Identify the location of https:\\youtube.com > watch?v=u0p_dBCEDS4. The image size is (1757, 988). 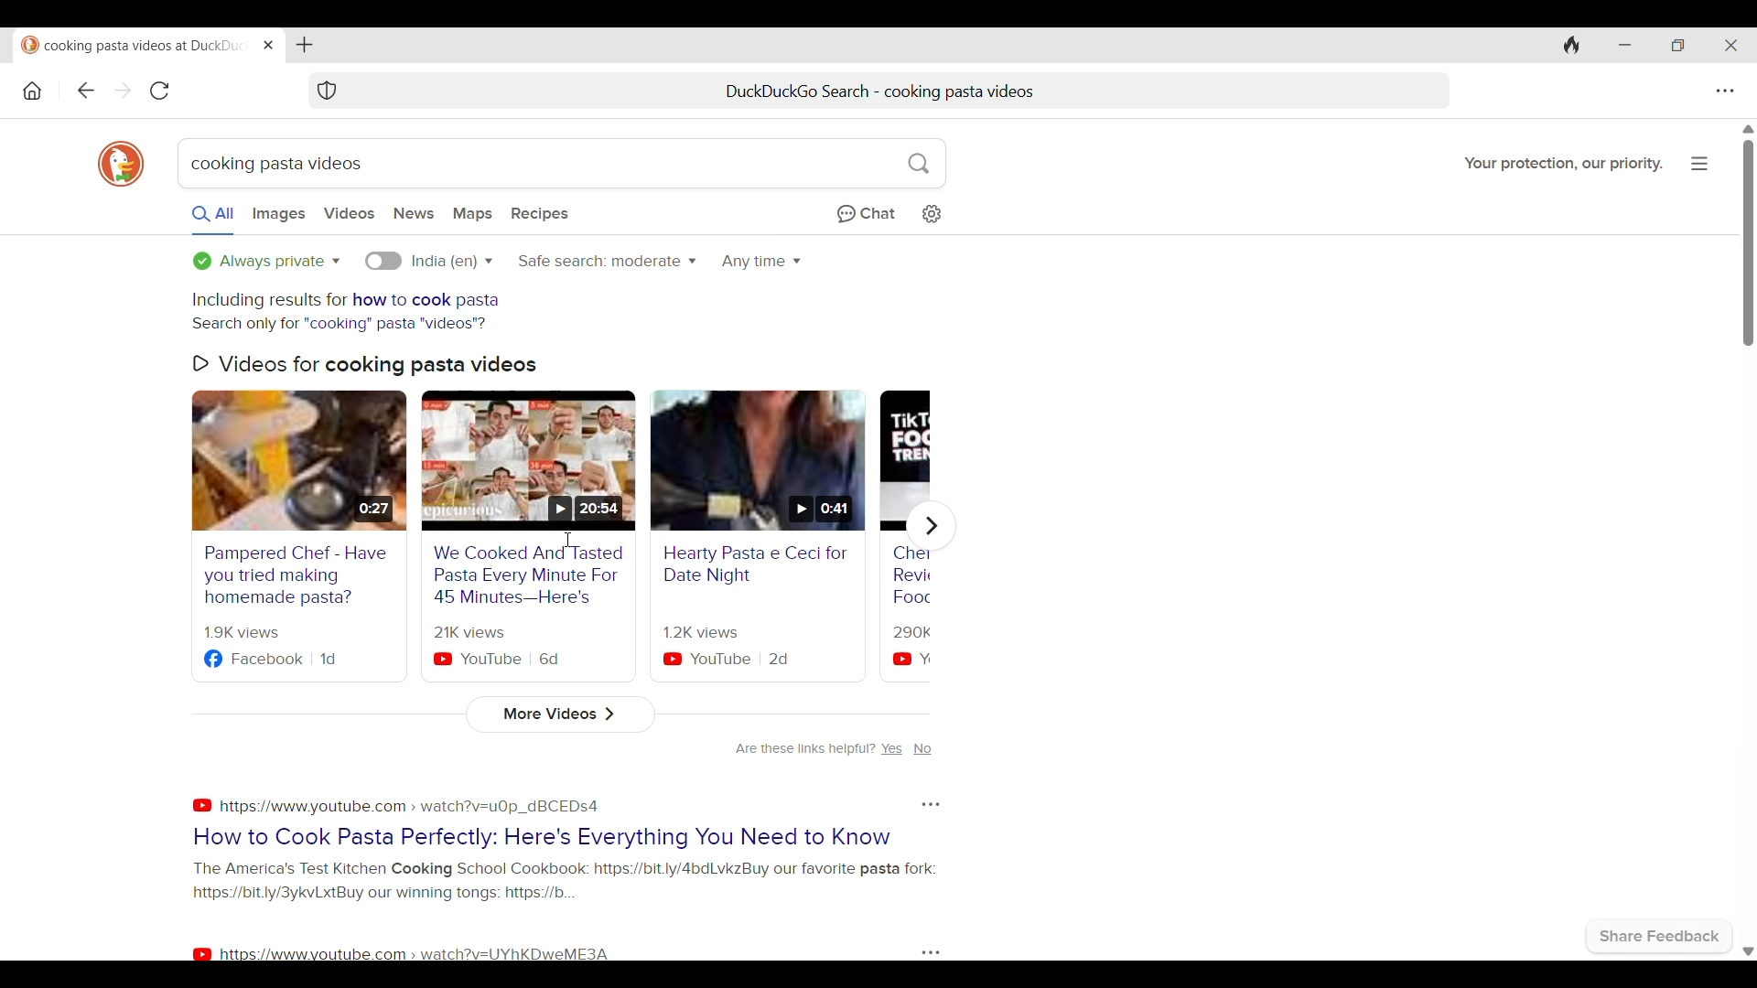
(400, 806).